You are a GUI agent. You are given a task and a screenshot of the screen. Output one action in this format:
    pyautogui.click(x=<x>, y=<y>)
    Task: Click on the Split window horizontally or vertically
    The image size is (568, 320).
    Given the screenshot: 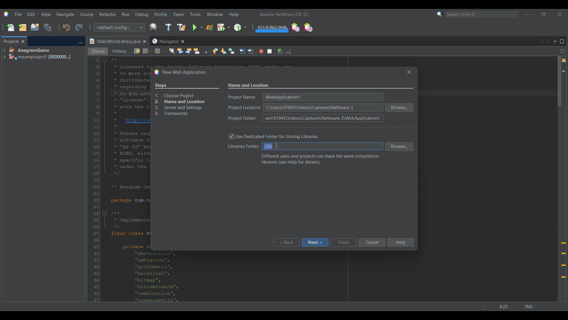 What is the action you would take?
    pyautogui.click(x=562, y=51)
    